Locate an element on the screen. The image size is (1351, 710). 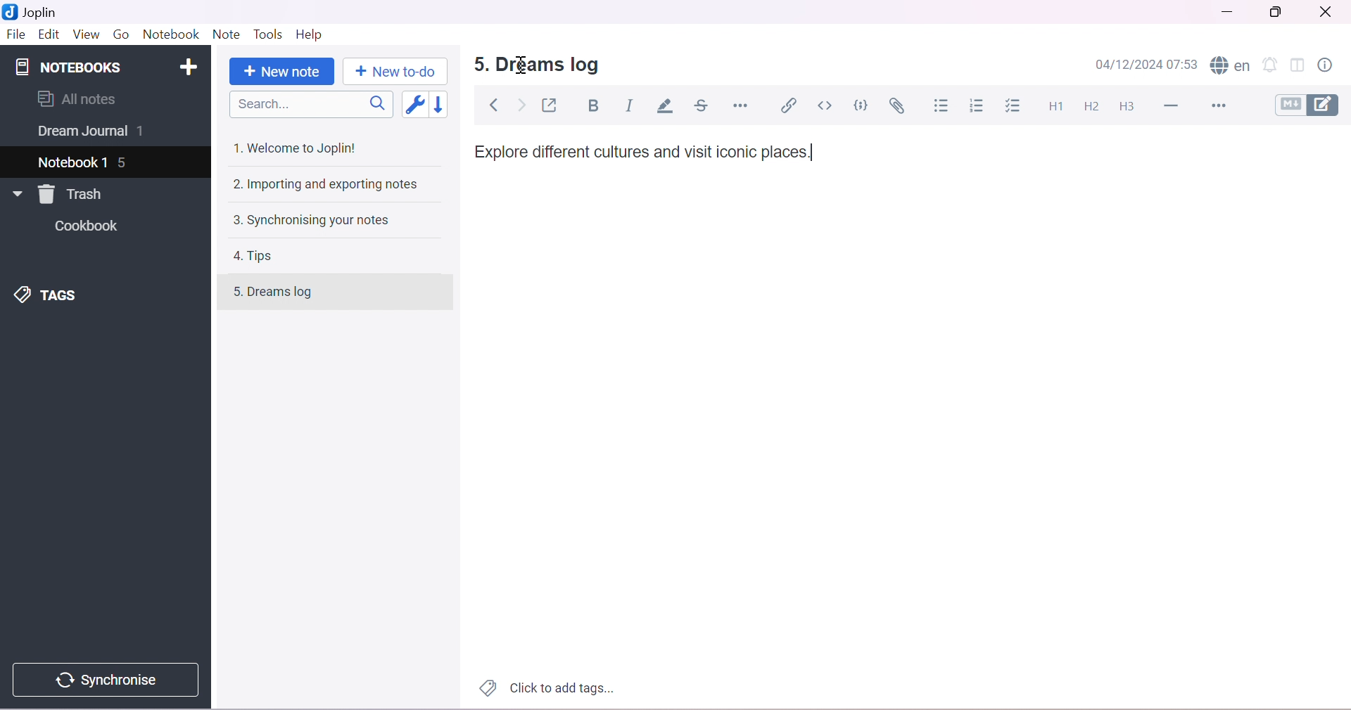
Cursor is located at coordinates (521, 65).